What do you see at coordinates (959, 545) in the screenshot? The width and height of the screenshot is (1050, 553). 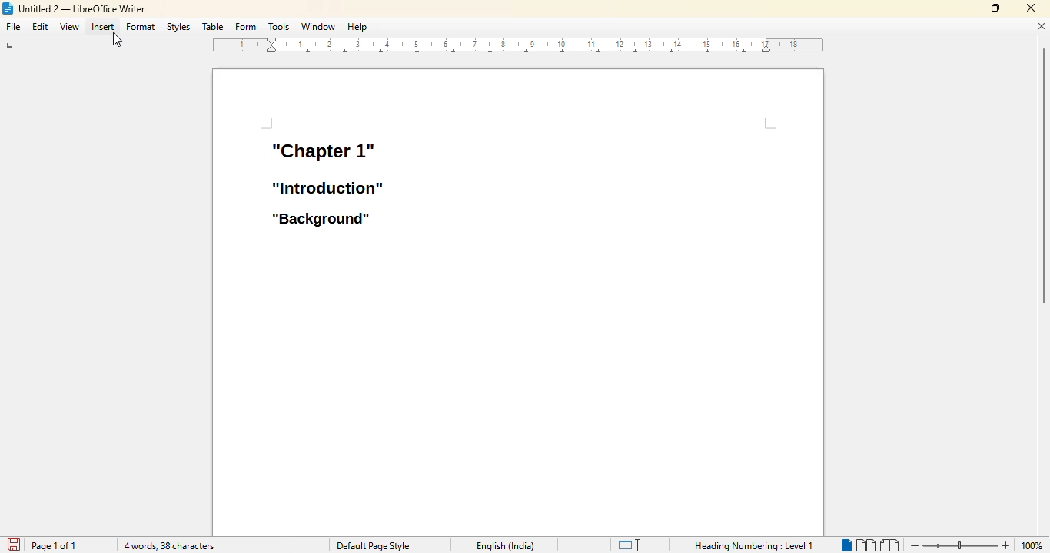 I see `zoom` at bounding box center [959, 545].